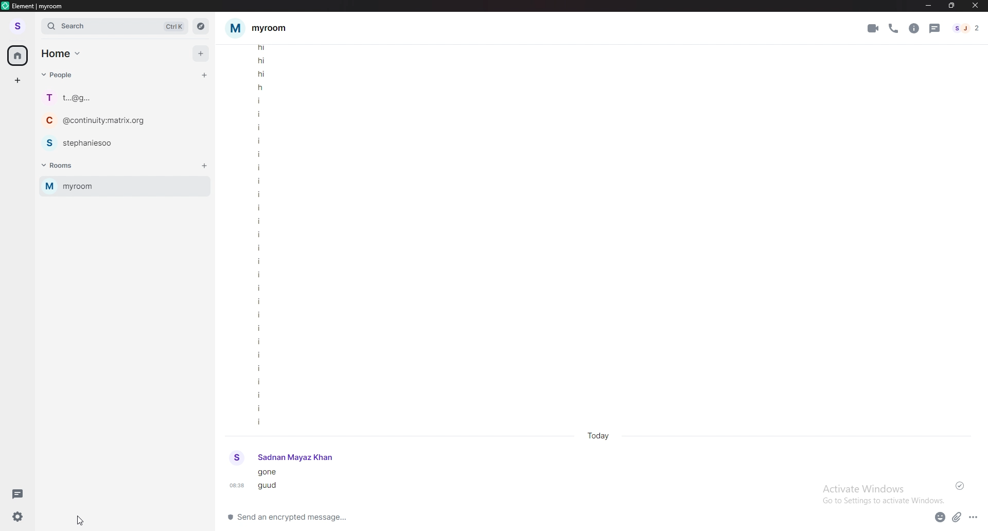 The image size is (988, 531). What do you see at coordinates (36, 6) in the screenshot?
I see `title` at bounding box center [36, 6].